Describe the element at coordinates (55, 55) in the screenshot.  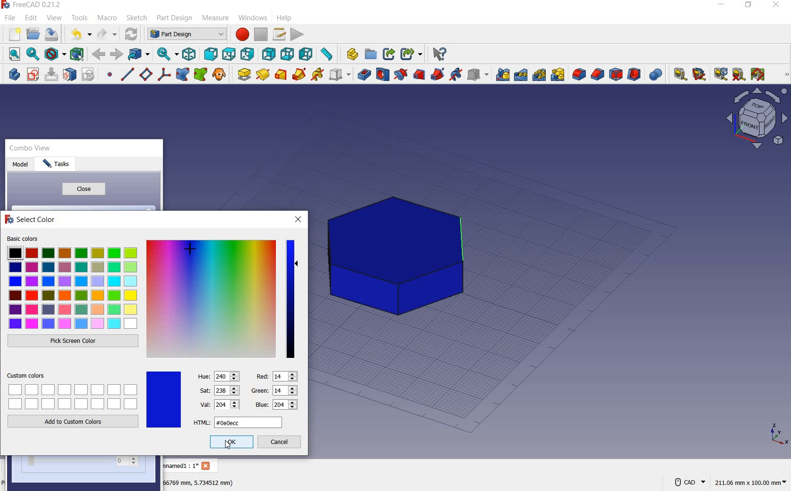
I see `draw style` at that location.